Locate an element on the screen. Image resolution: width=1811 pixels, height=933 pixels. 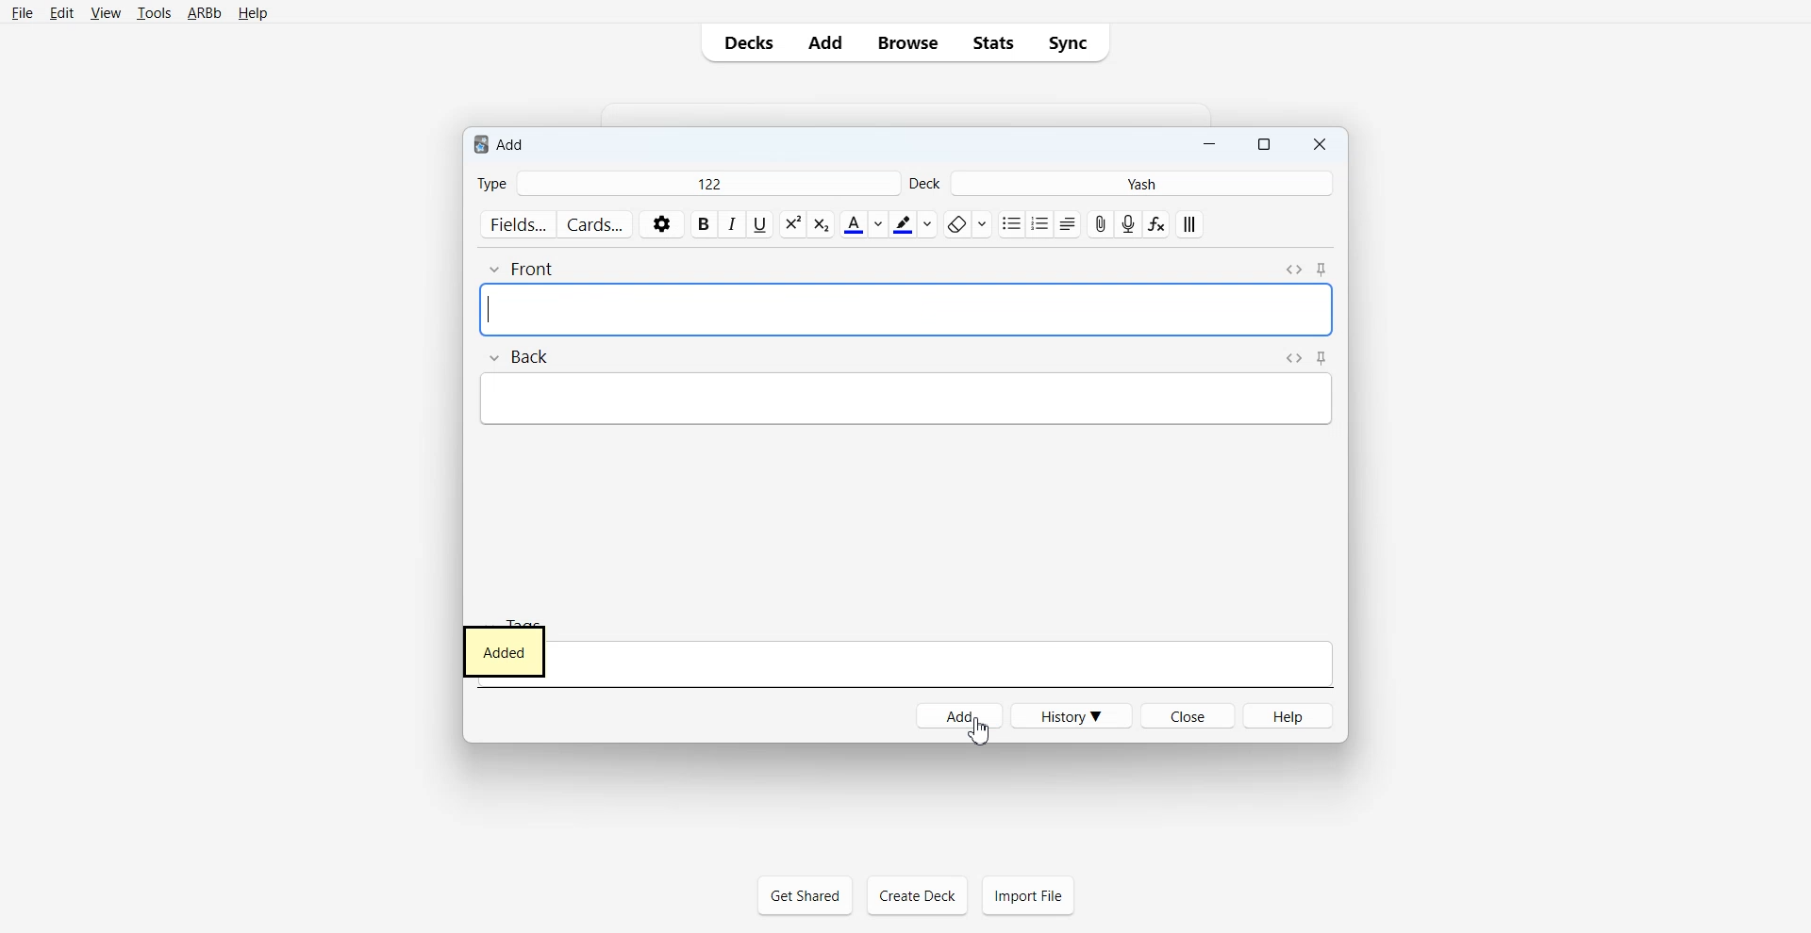
style is located at coordinates (808, 226).